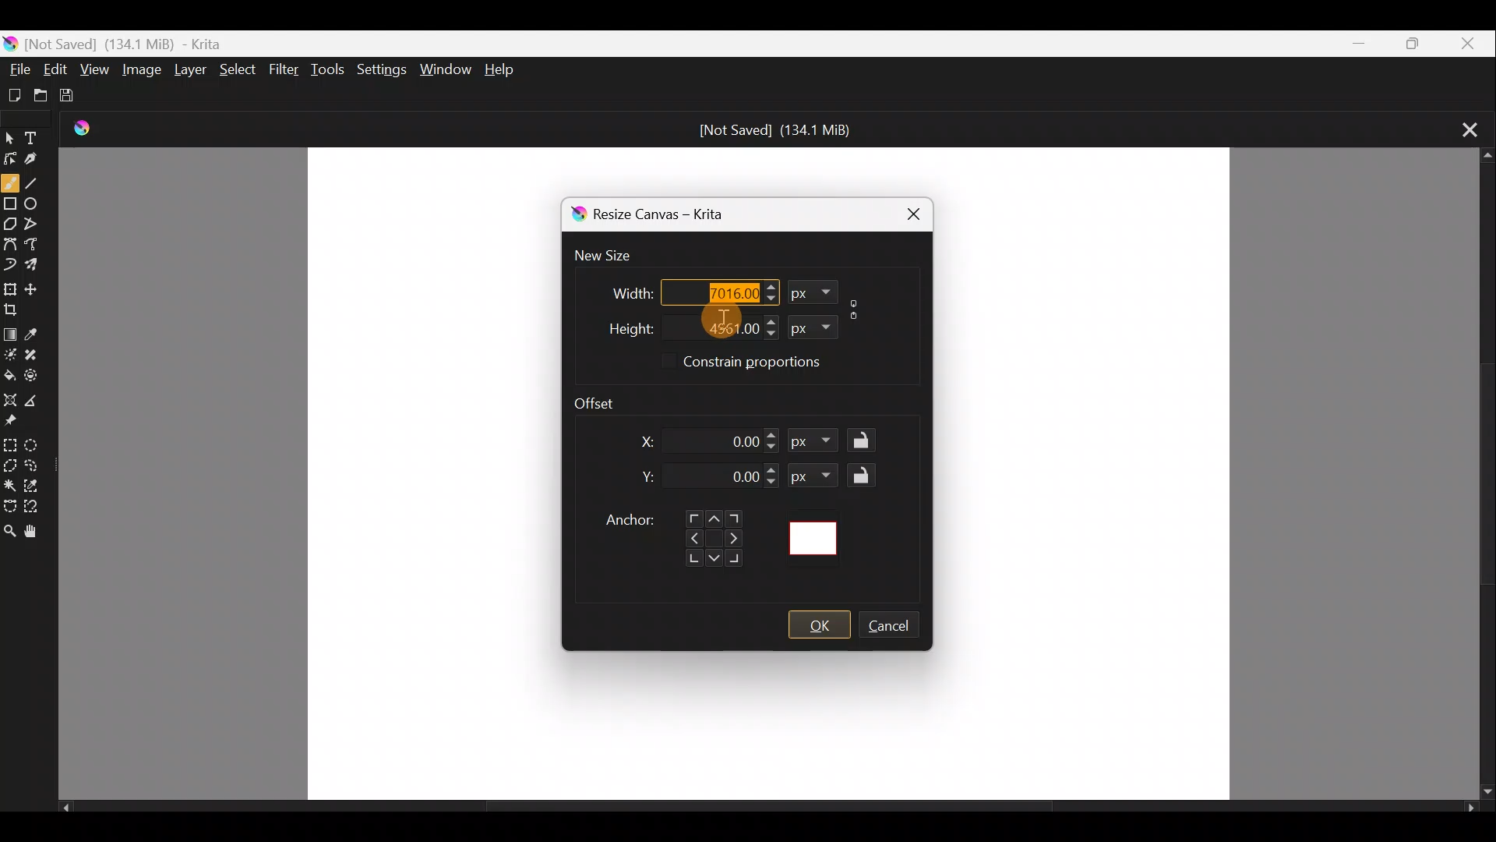  What do you see at coordinates (772, 448) in the screenshot?
I see `Decrease X dimension` at bounding box center [772, 448].